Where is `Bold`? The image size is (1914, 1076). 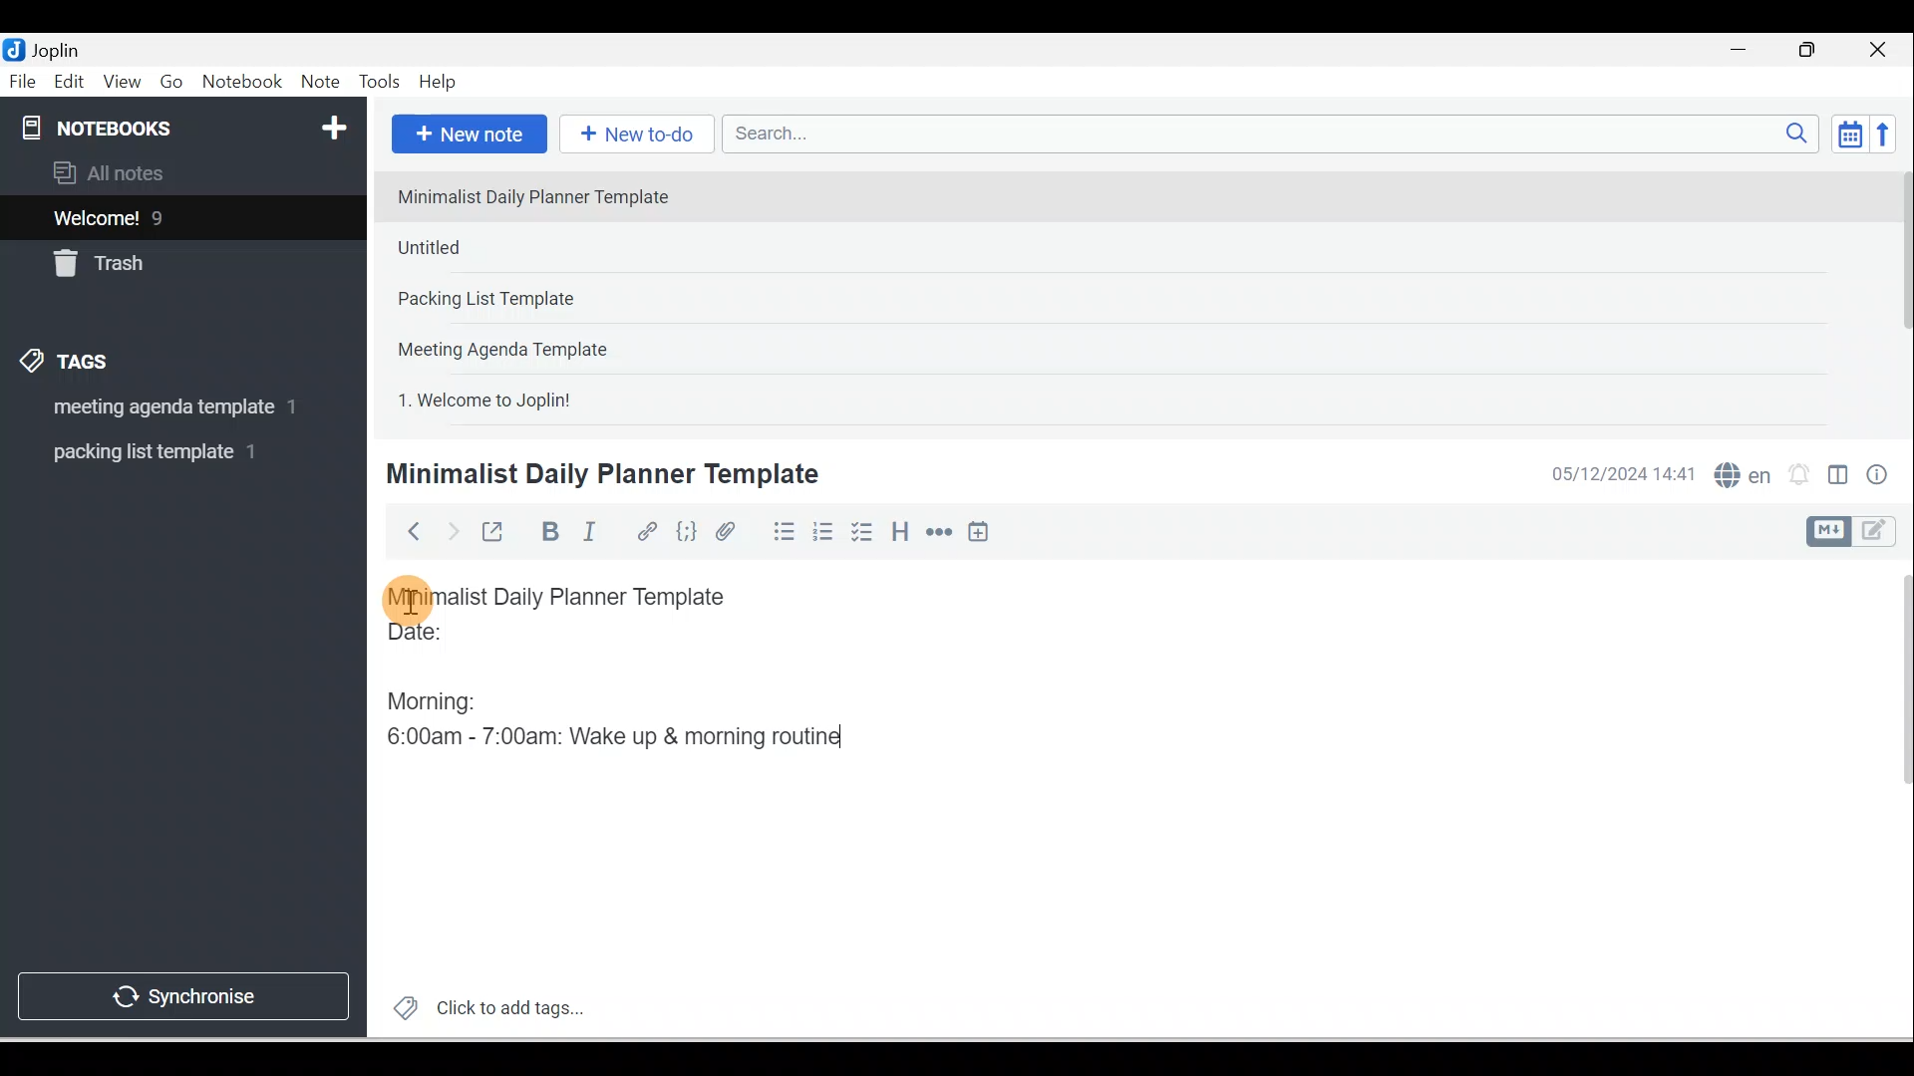 Bold is located at coordinates (547, 532).